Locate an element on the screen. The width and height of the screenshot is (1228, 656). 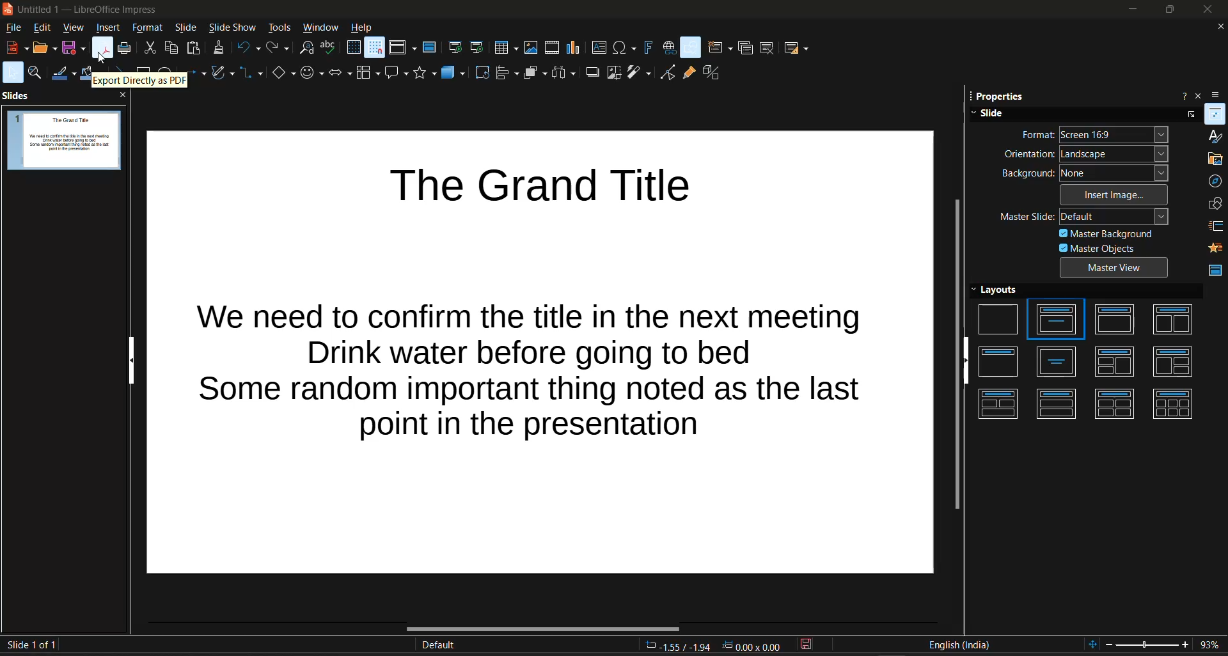
93% is located at coordinates (1213, 645).